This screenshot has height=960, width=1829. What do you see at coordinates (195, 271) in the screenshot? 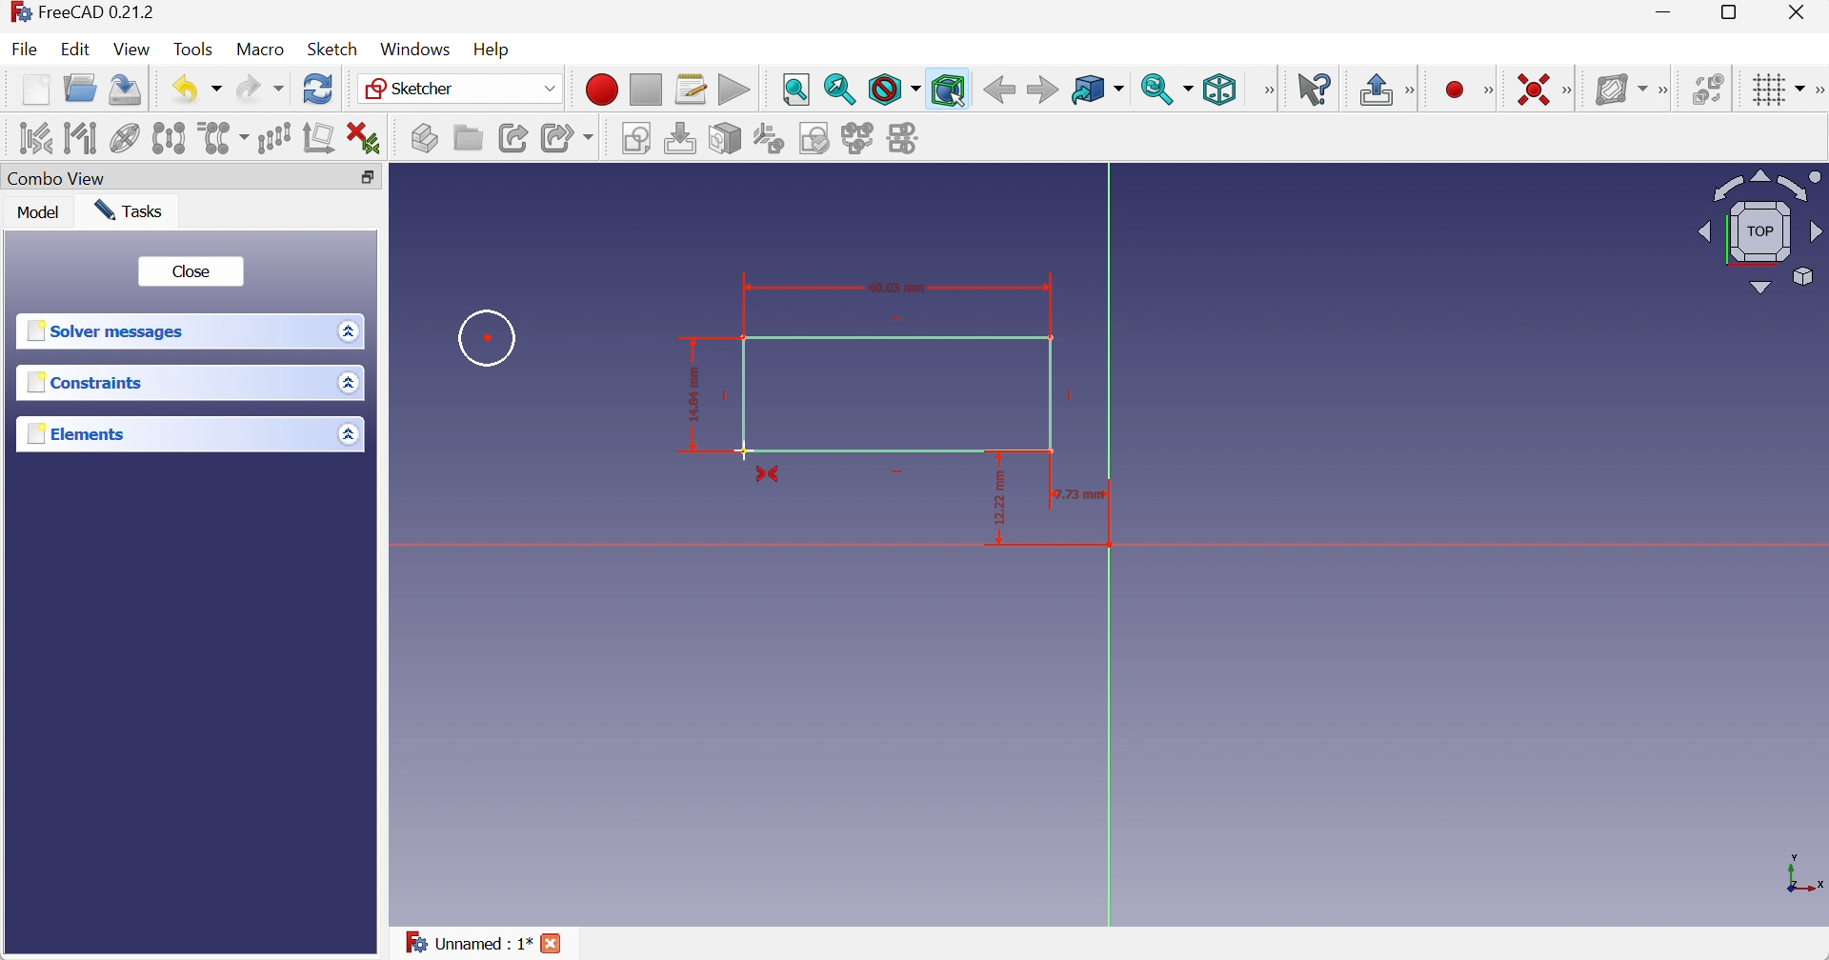
I see `Close` at bounding box center [195, 271].